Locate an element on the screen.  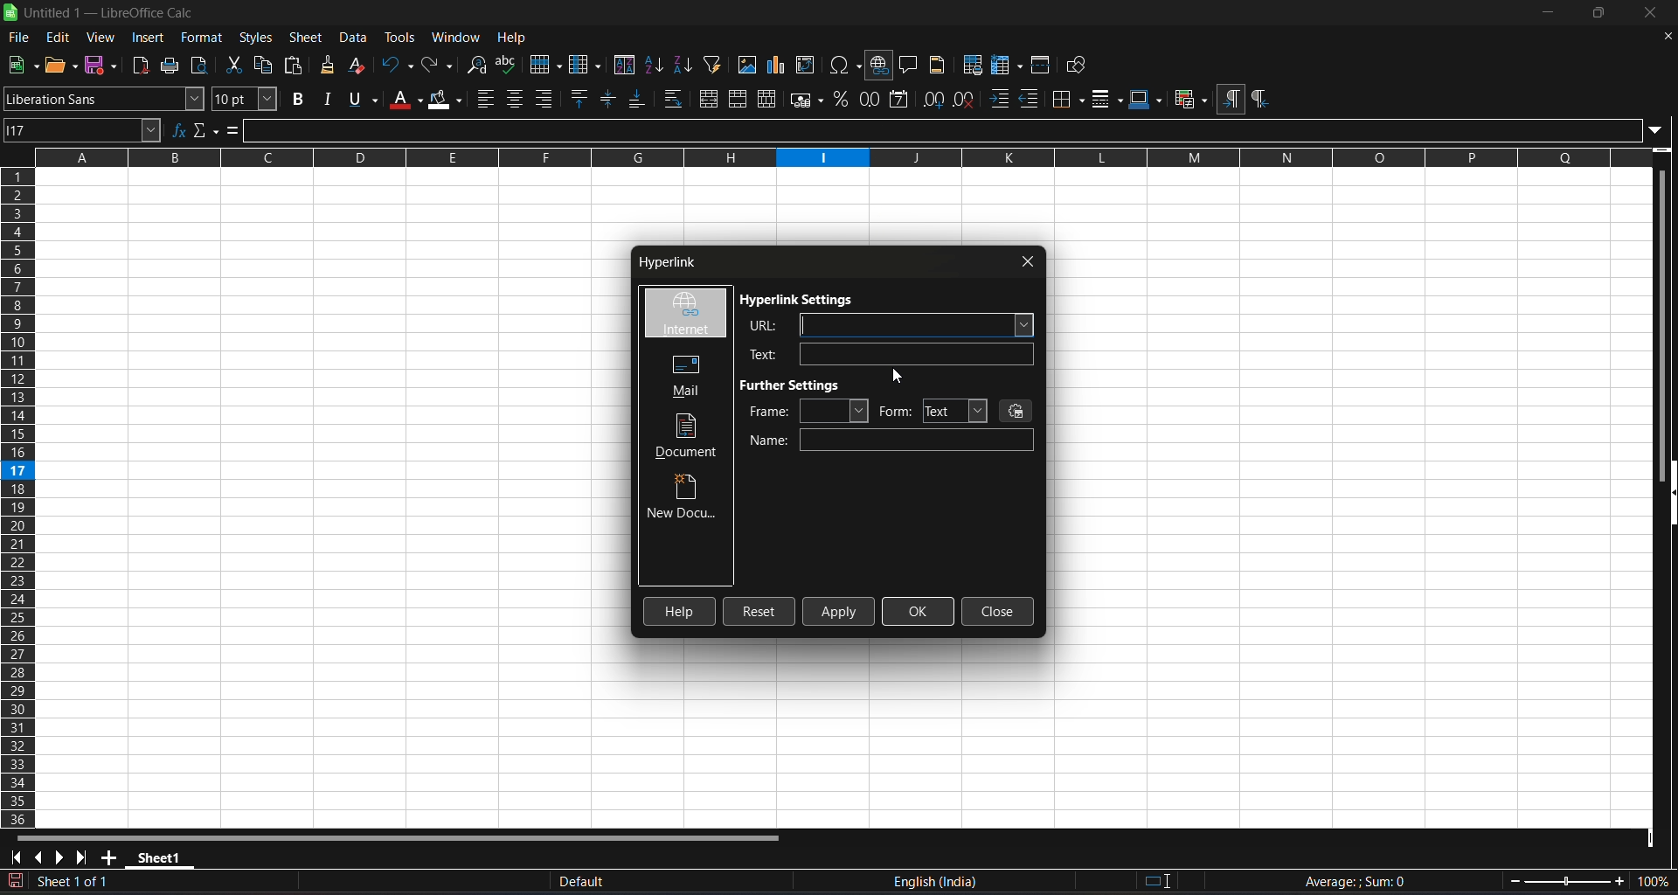
further settings is located at coordinates (796, 385).